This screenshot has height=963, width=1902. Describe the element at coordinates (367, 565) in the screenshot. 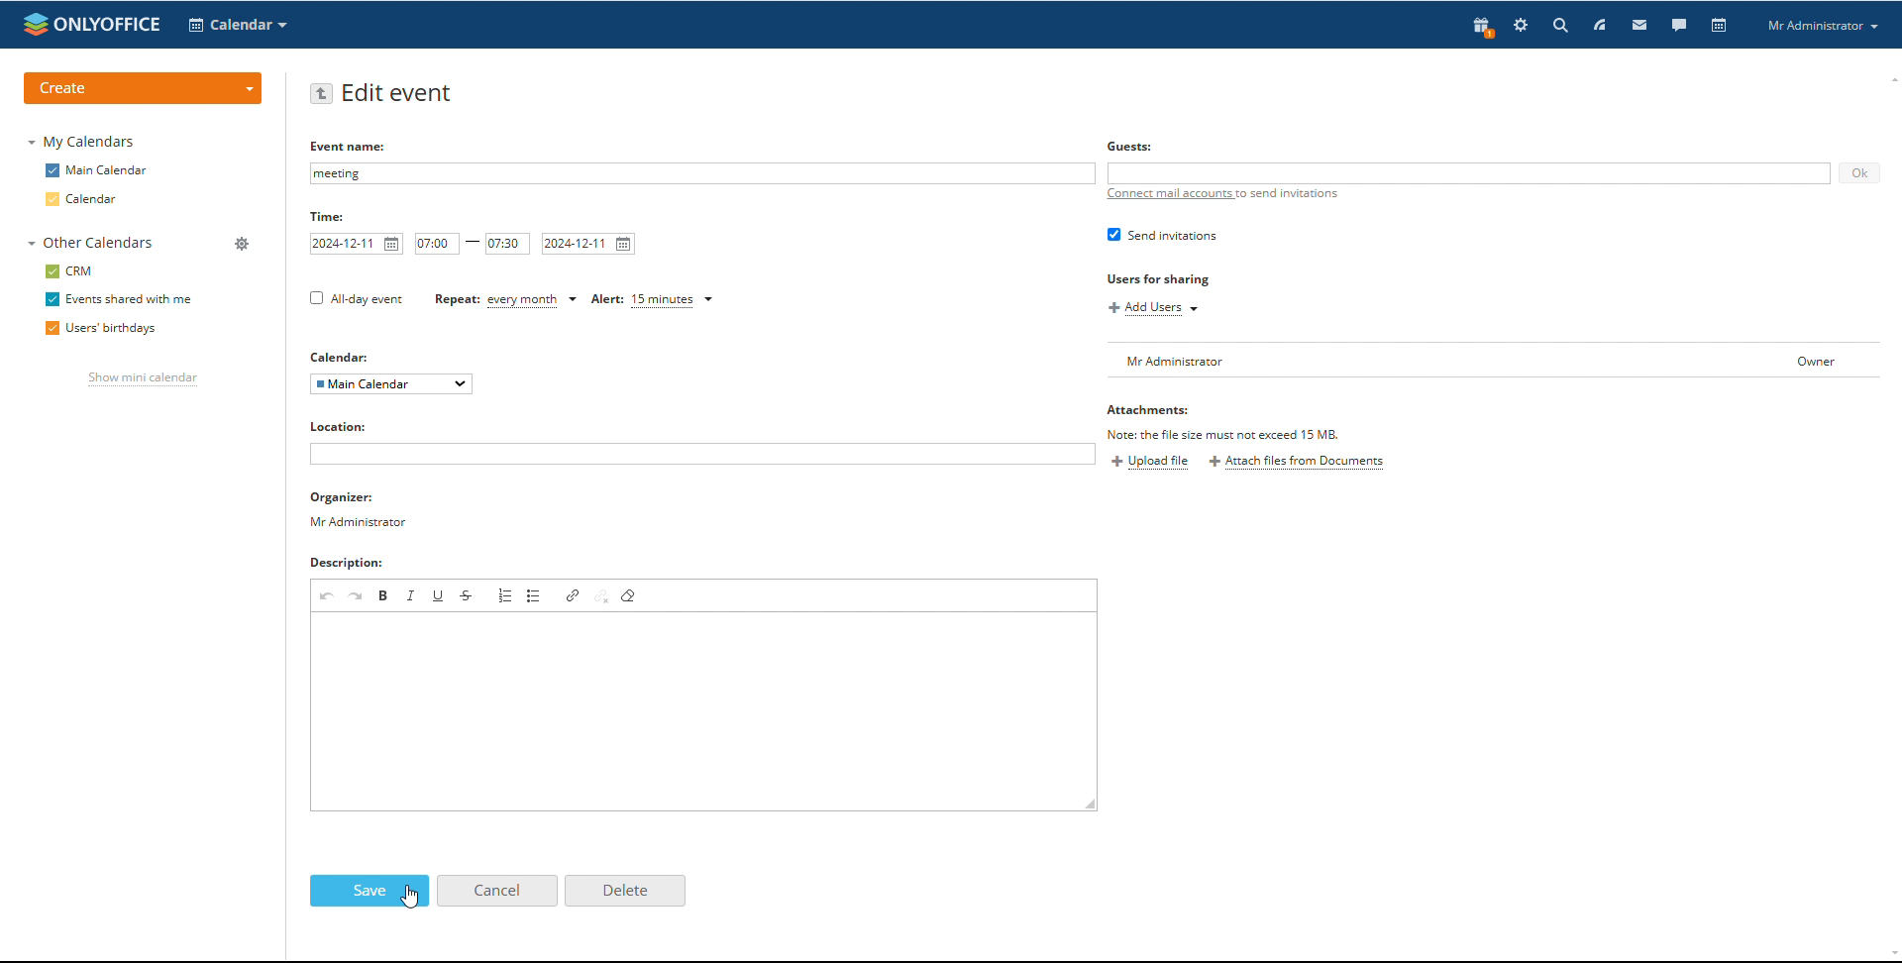

I see `Description:` at that location.